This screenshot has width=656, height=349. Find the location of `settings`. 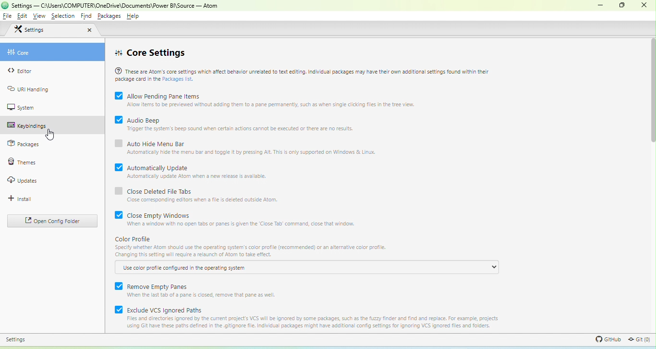

settings is located at coordinates (30, 30).